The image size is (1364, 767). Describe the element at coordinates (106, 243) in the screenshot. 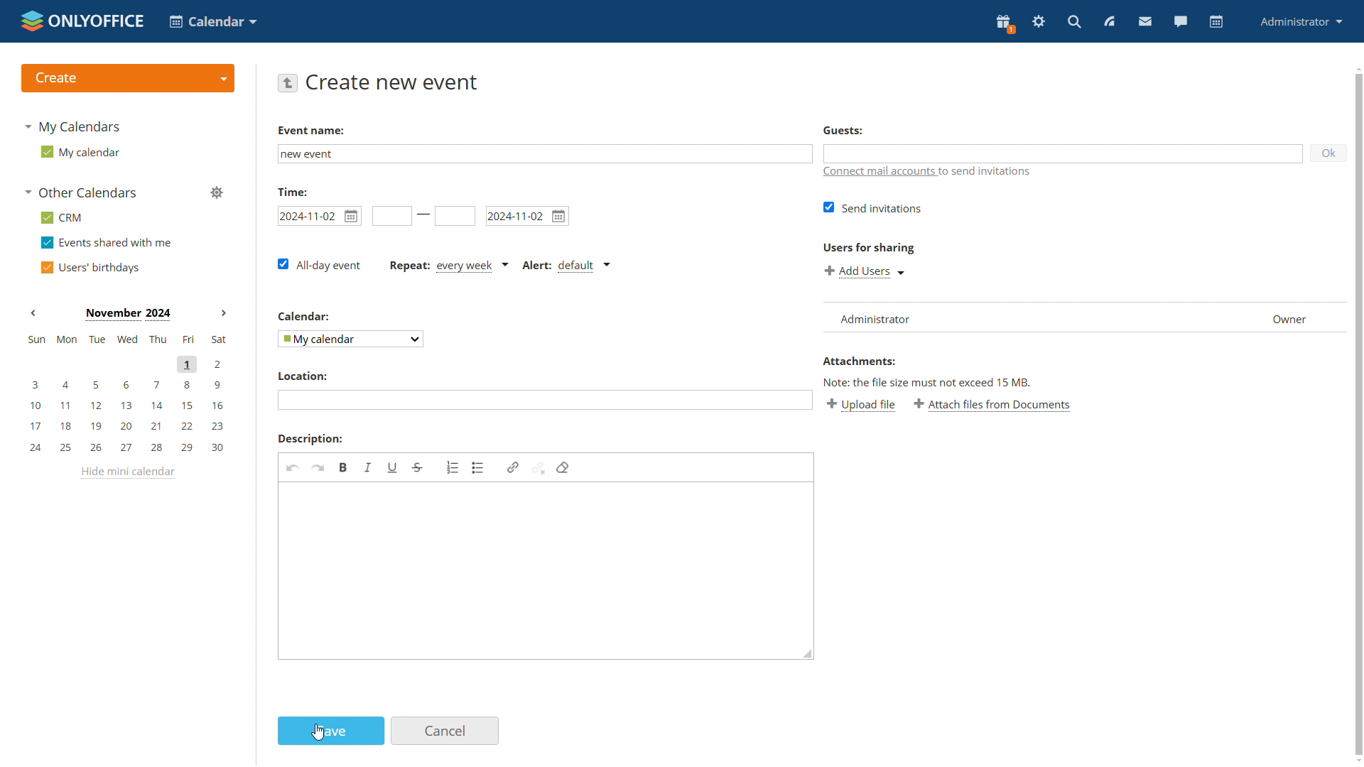

I see `events shared with me` at that location.